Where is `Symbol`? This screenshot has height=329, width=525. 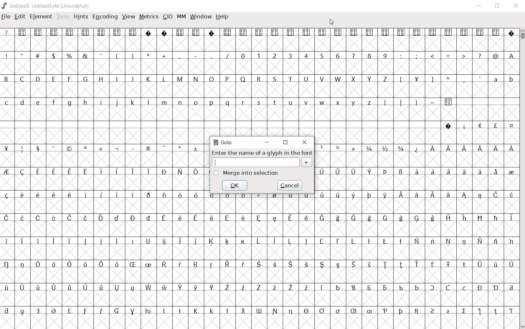 Symbol is located at coordinates (149, 33).